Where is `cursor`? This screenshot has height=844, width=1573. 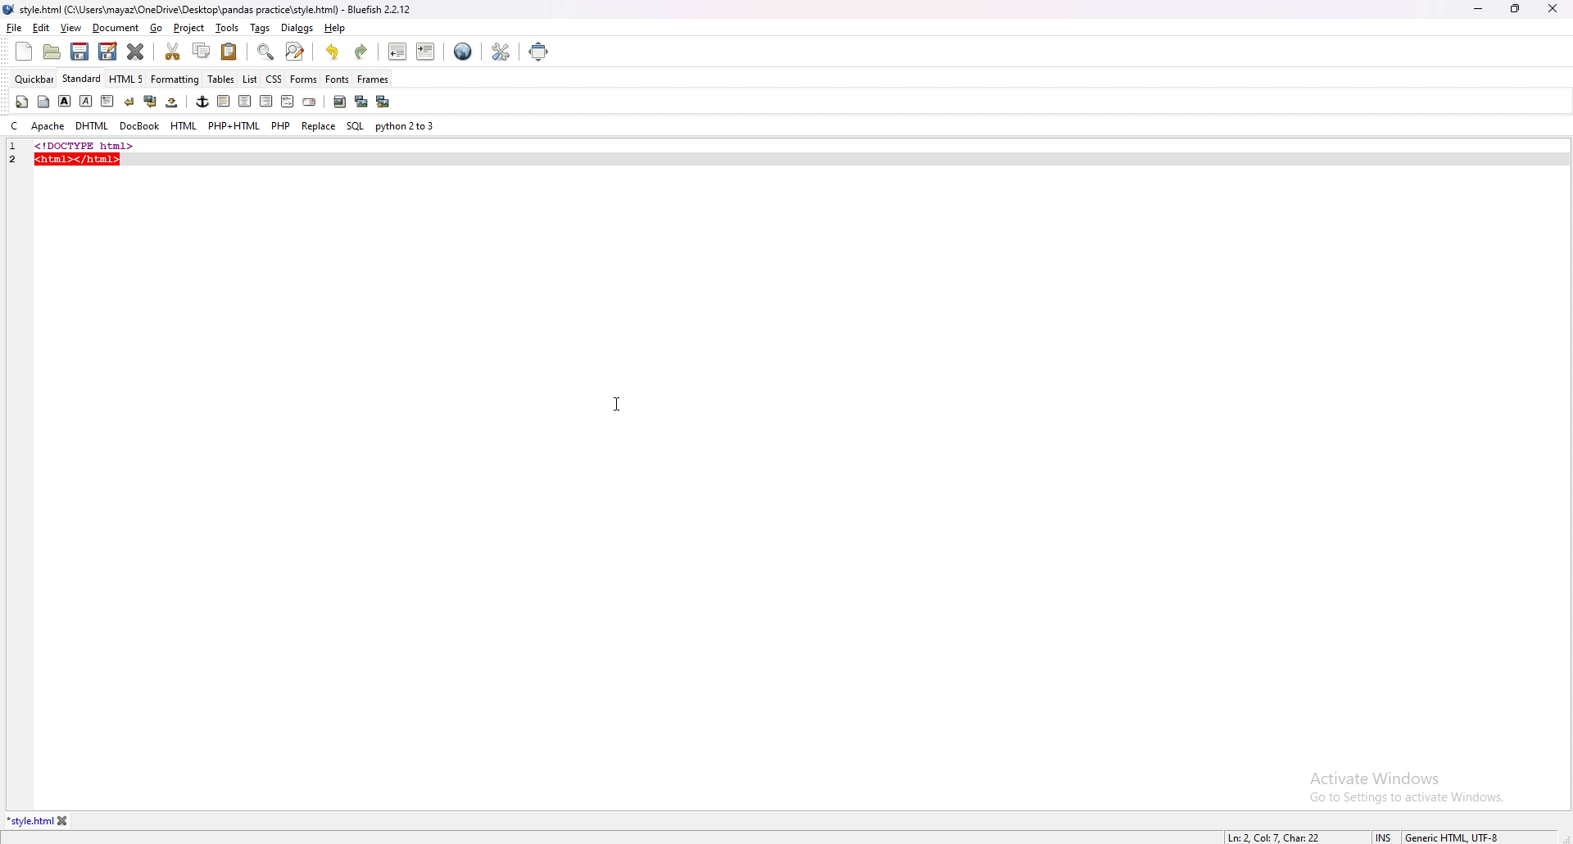
cursor is located at coordinates (616, 401).